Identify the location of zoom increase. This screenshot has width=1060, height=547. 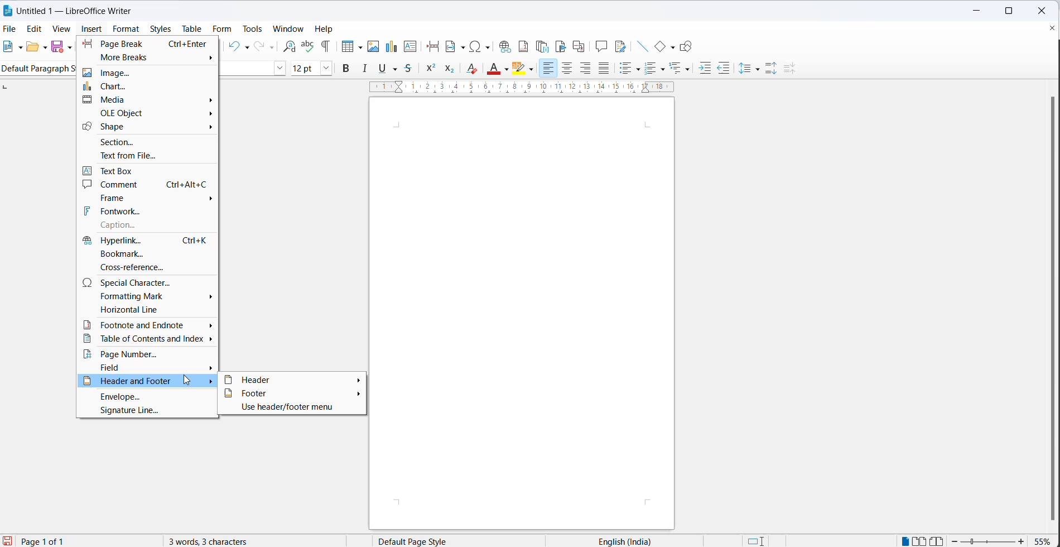
(1023, 541).